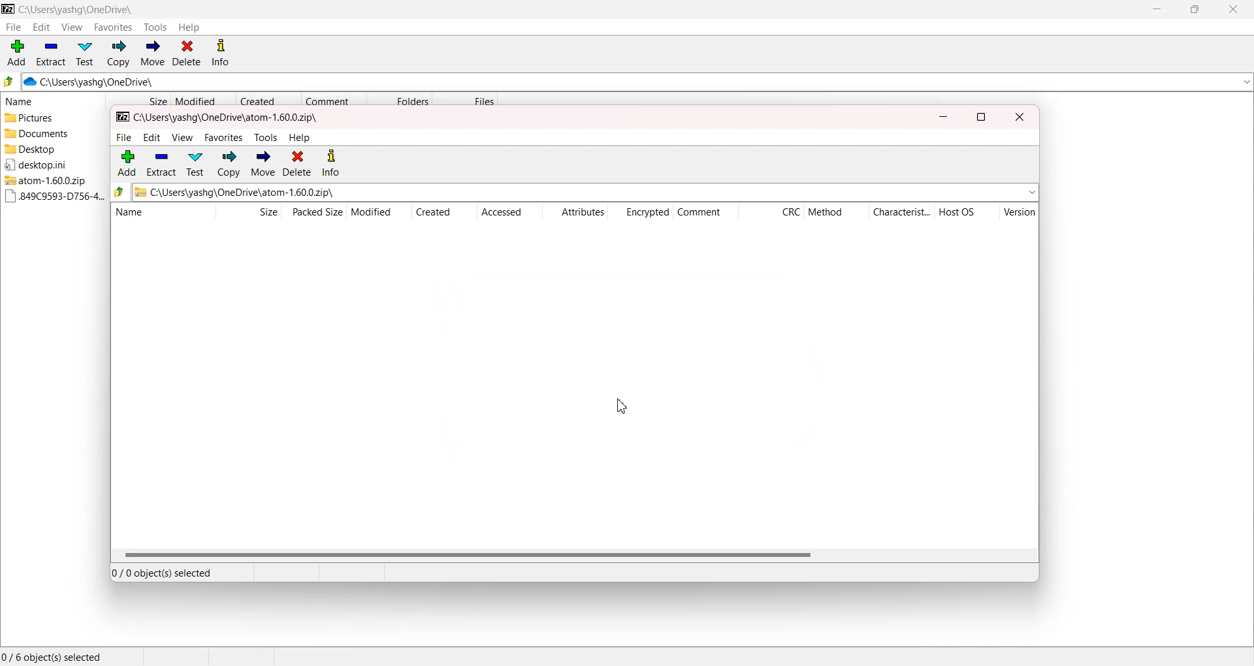 The height and width of the screenshot is (666, 1254). Describe the element at coordinates (118, 54) in the screenshot. I see `Copy` at that location.